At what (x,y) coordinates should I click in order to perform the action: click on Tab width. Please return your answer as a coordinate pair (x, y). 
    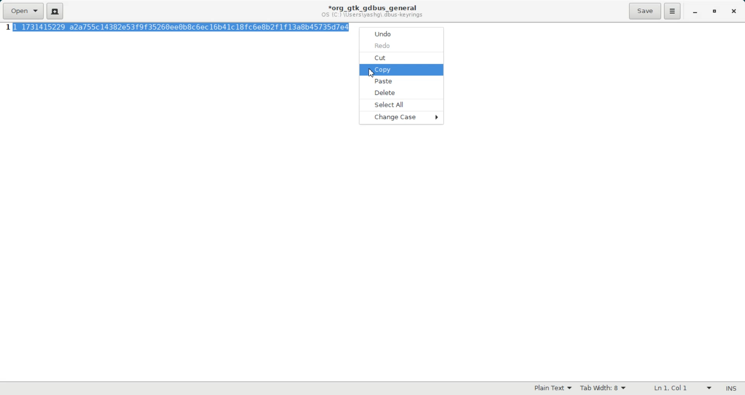
    Looking at the image, I should click on (603, 388).